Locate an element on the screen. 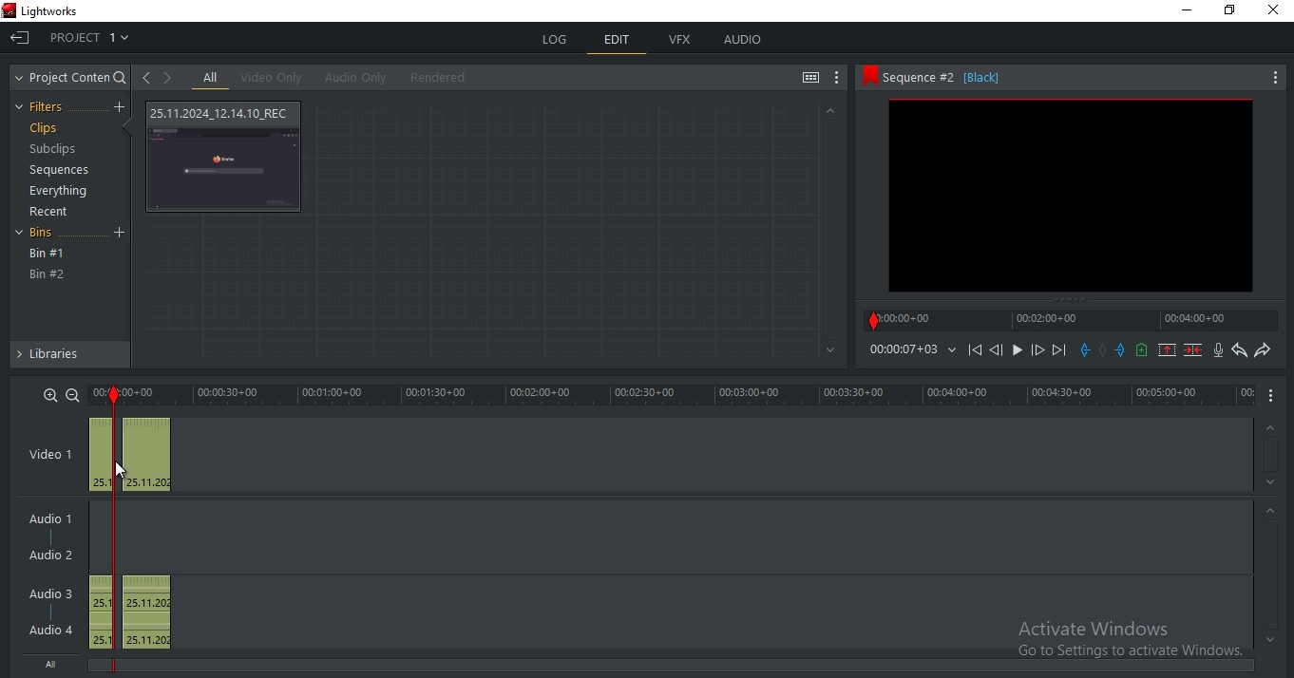 The width and height of the screenshot is (1294, 678). audio is located at coordinates (743, 41).